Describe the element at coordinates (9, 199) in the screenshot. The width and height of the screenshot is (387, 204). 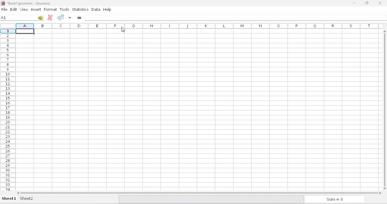
I see `sheet1` at that location.